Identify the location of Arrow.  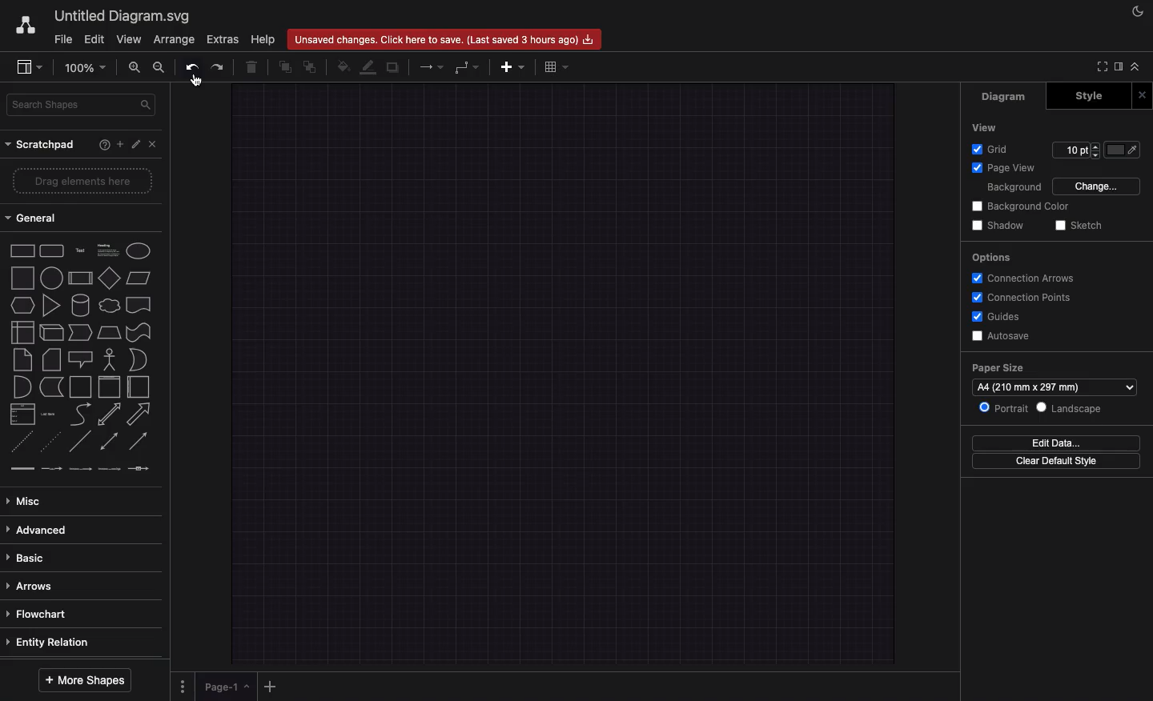
(432, 66).